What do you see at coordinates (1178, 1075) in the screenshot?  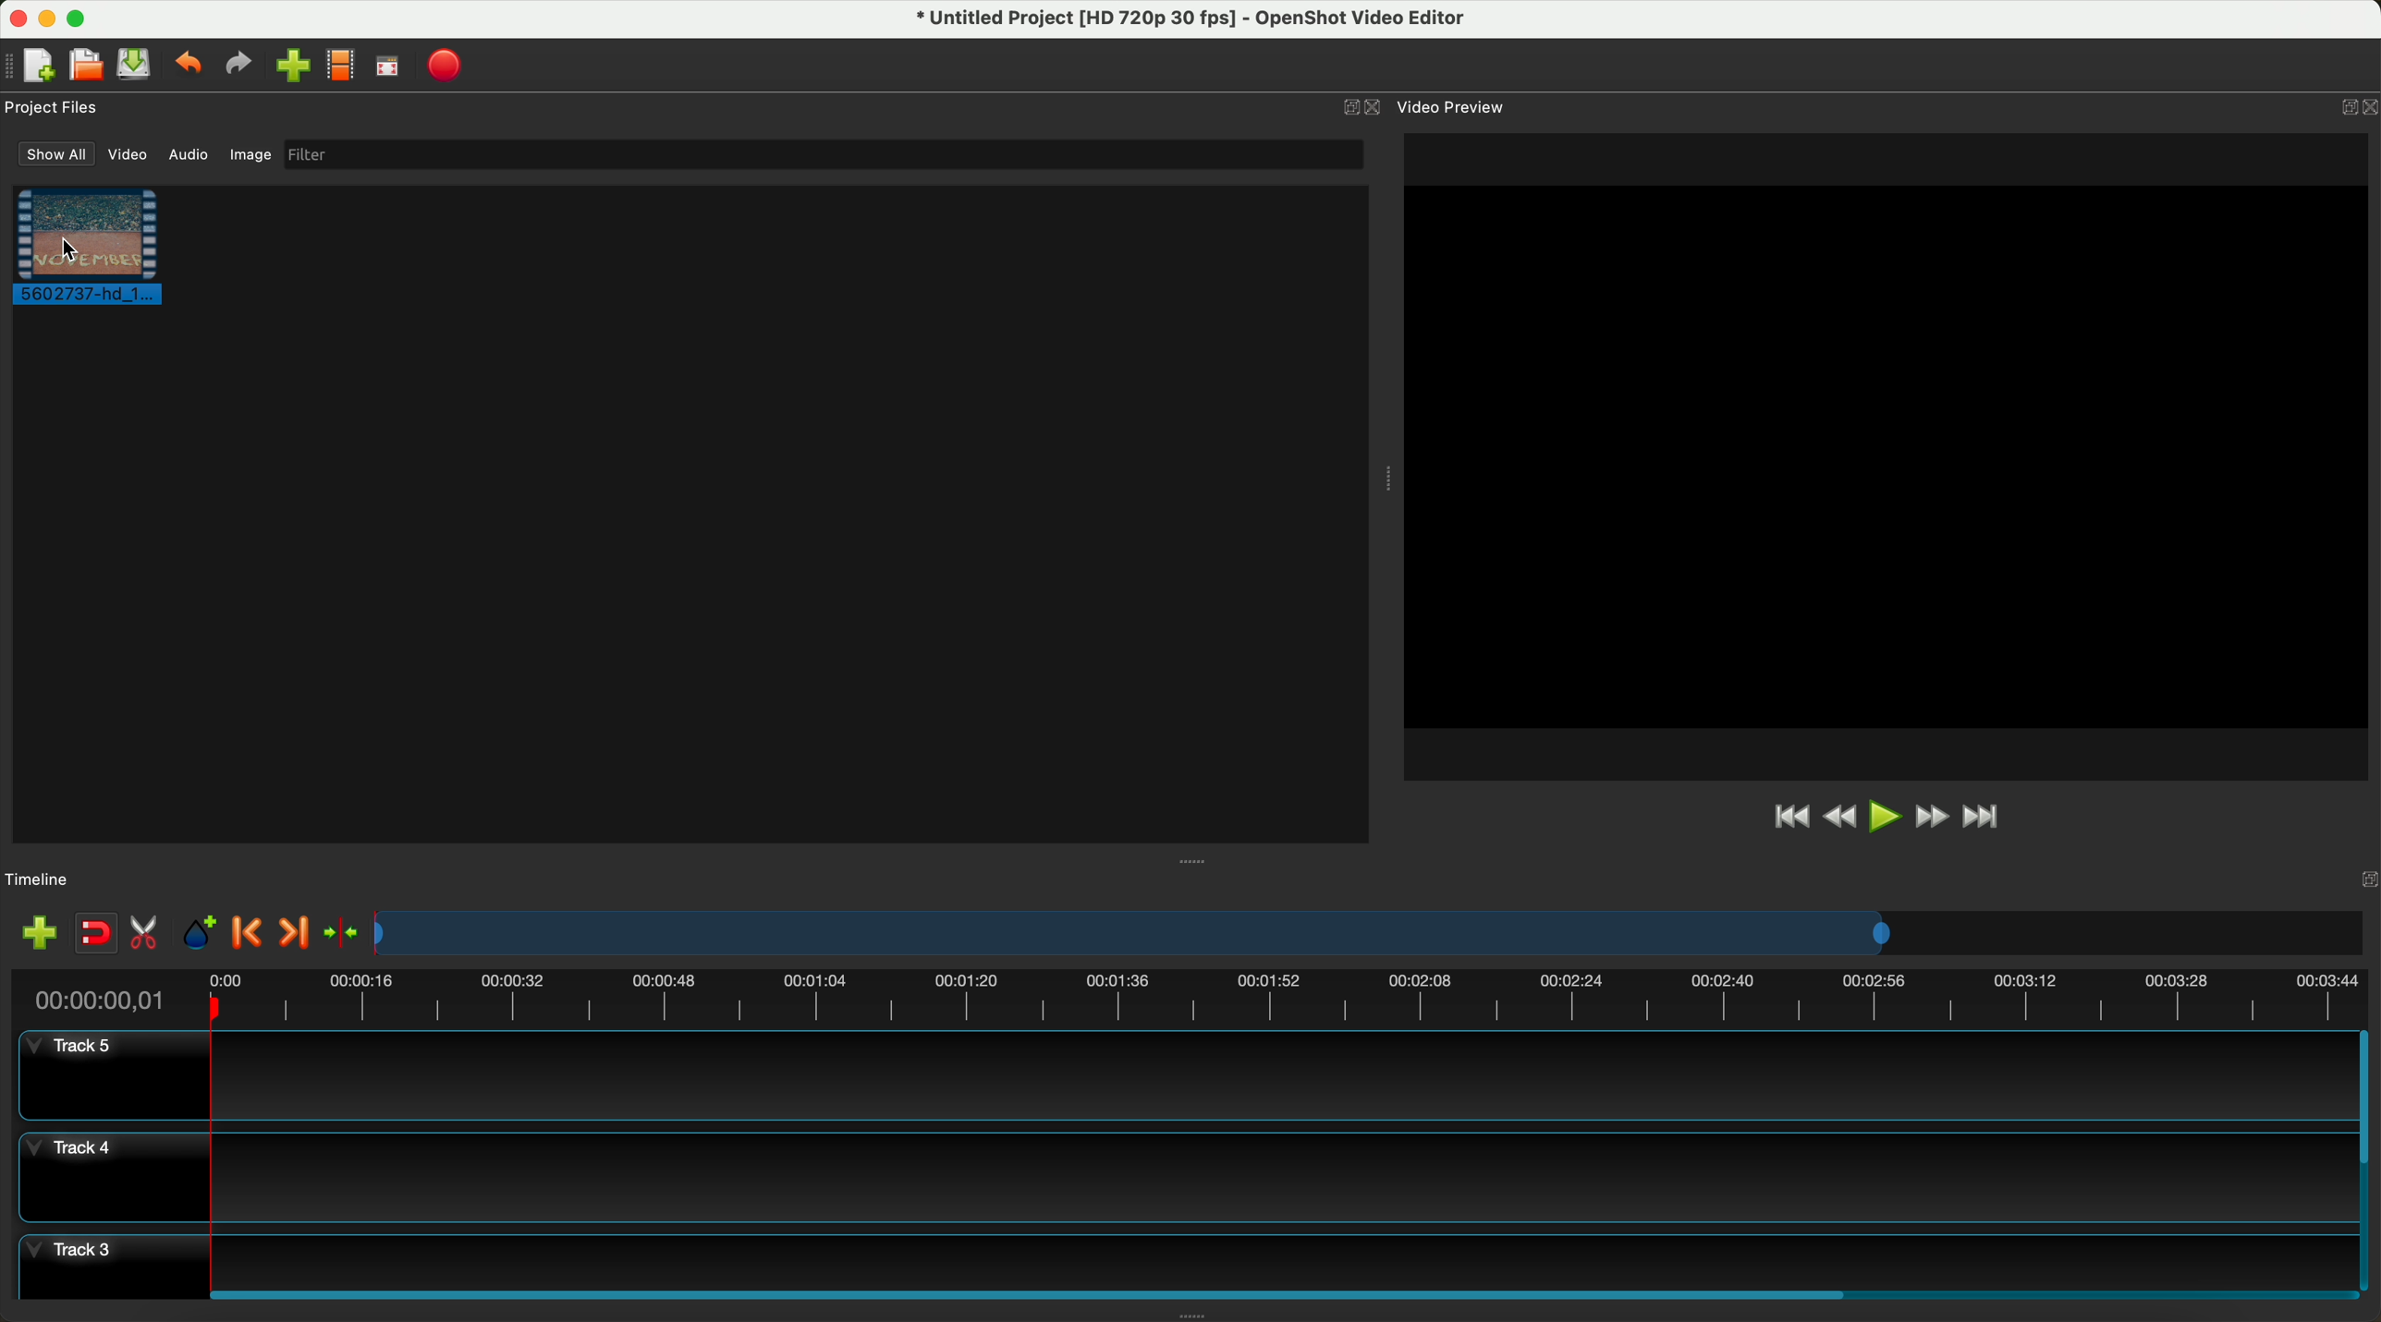 I see `track 5` at bounding box center [1178, 1075].